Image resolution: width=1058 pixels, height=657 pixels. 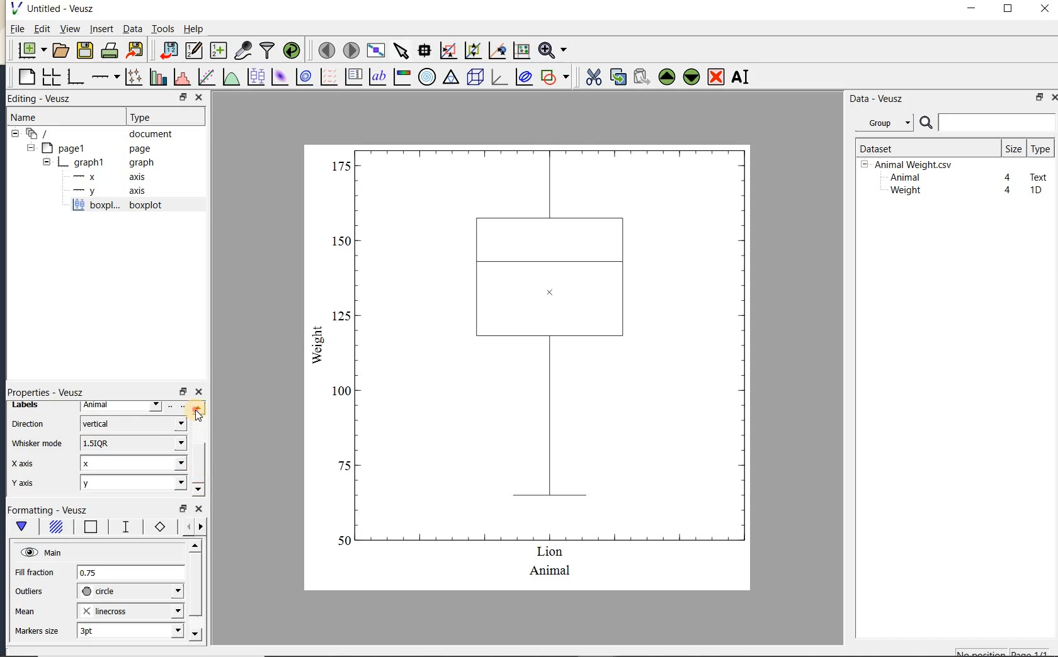 What do you see at coordinates (162, 116) in the screenshot?
I see `Type` at bounding box center [162, 116].